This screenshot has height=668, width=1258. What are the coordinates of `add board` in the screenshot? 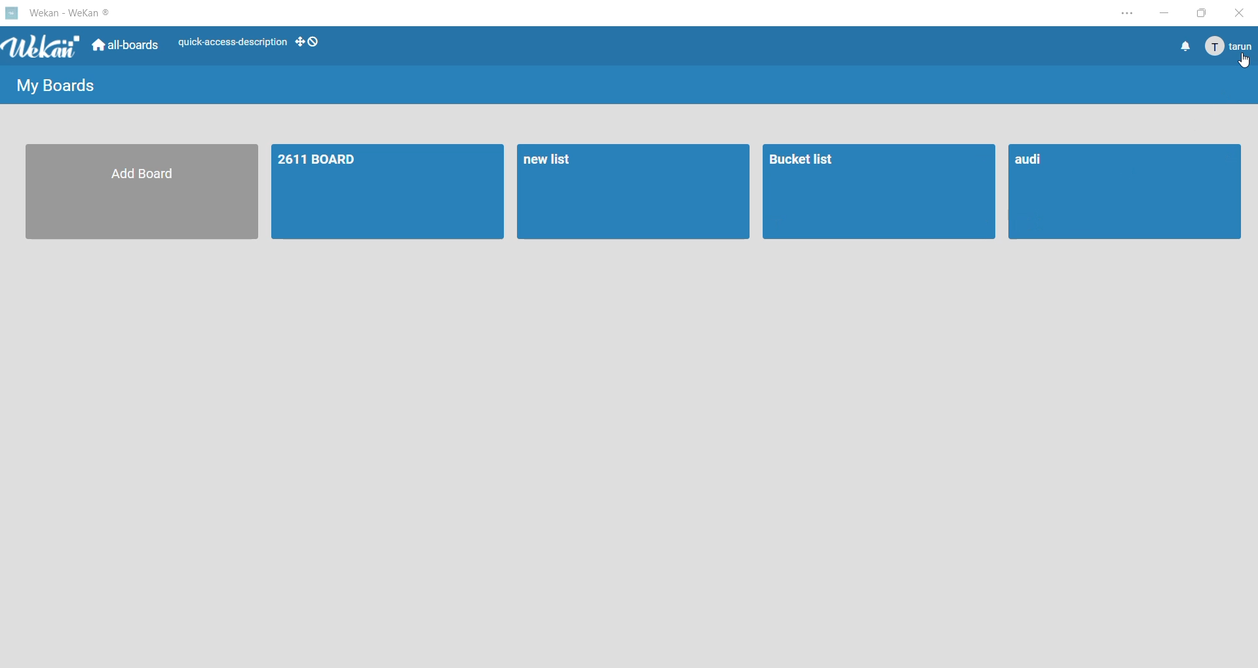 It's located at (141, 193).